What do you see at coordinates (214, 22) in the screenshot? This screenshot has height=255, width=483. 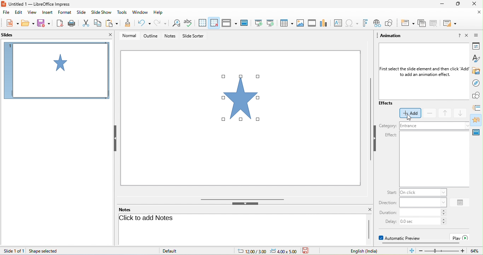 I see `snap to grid` at bounding box center [214, 22].